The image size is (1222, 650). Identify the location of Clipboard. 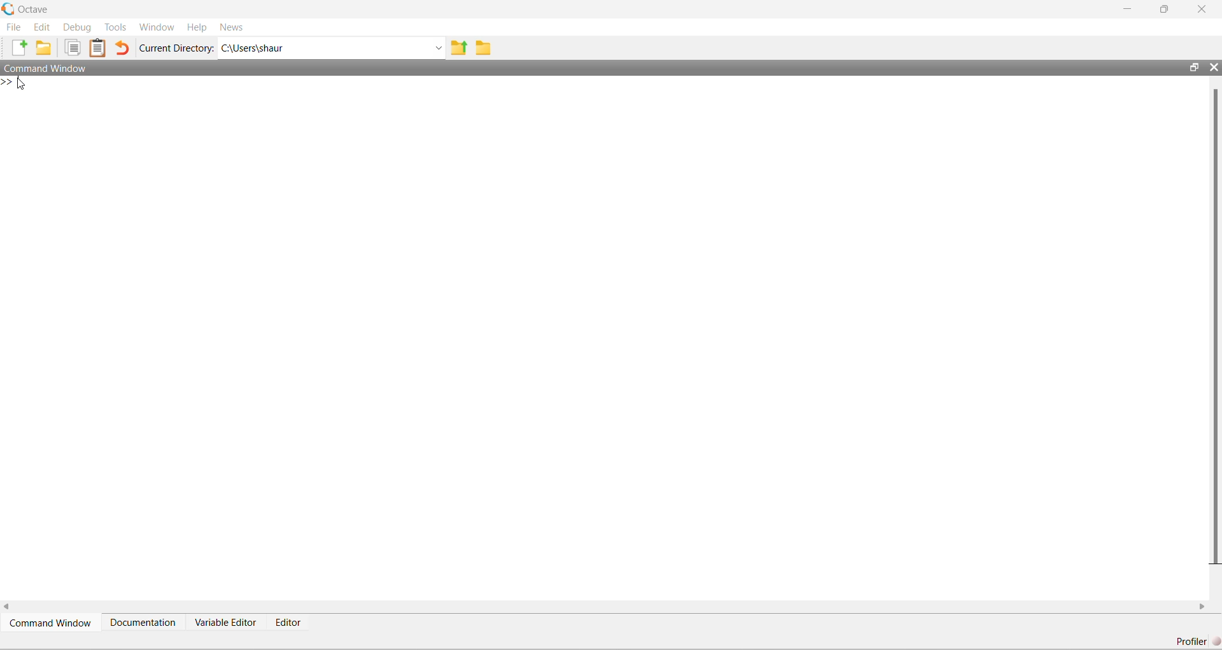
(97, 48).